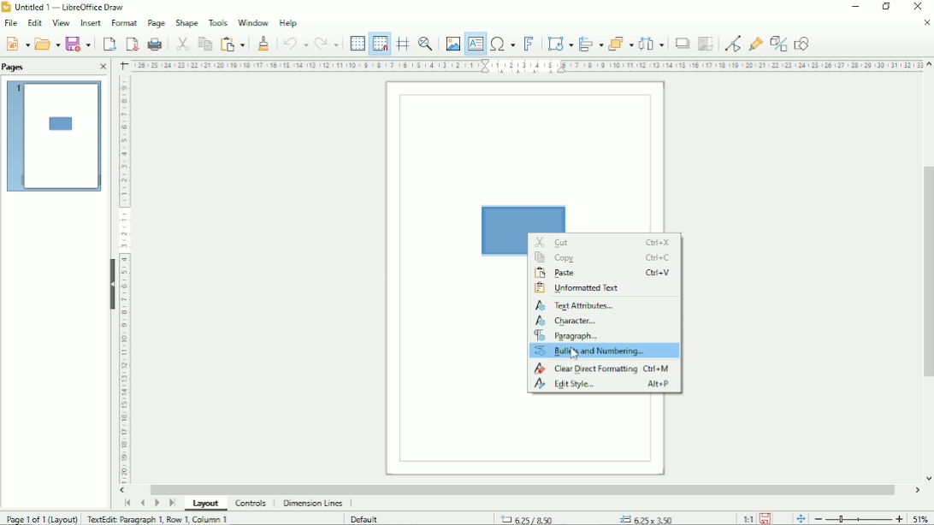 This screenshot has width=934, height=525. What do you see at coordinates (653, 44) in the screenshot?
I see `Distribute` at bounding box center [653, 44].